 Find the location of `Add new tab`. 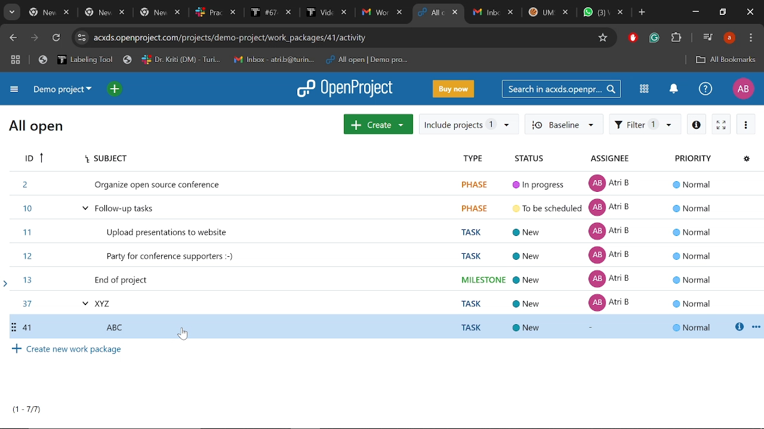

Add new tab is located at coordinates (642, 13).